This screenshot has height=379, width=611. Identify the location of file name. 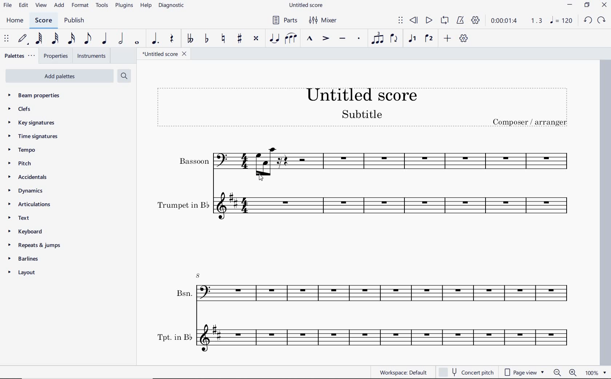
(165, 54).